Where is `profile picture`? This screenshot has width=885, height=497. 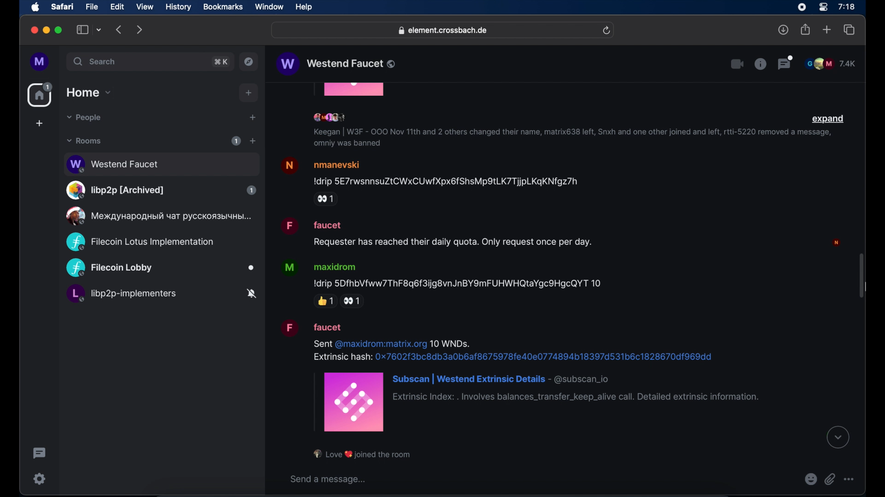 profile picture is located at coordinates (838, 242).